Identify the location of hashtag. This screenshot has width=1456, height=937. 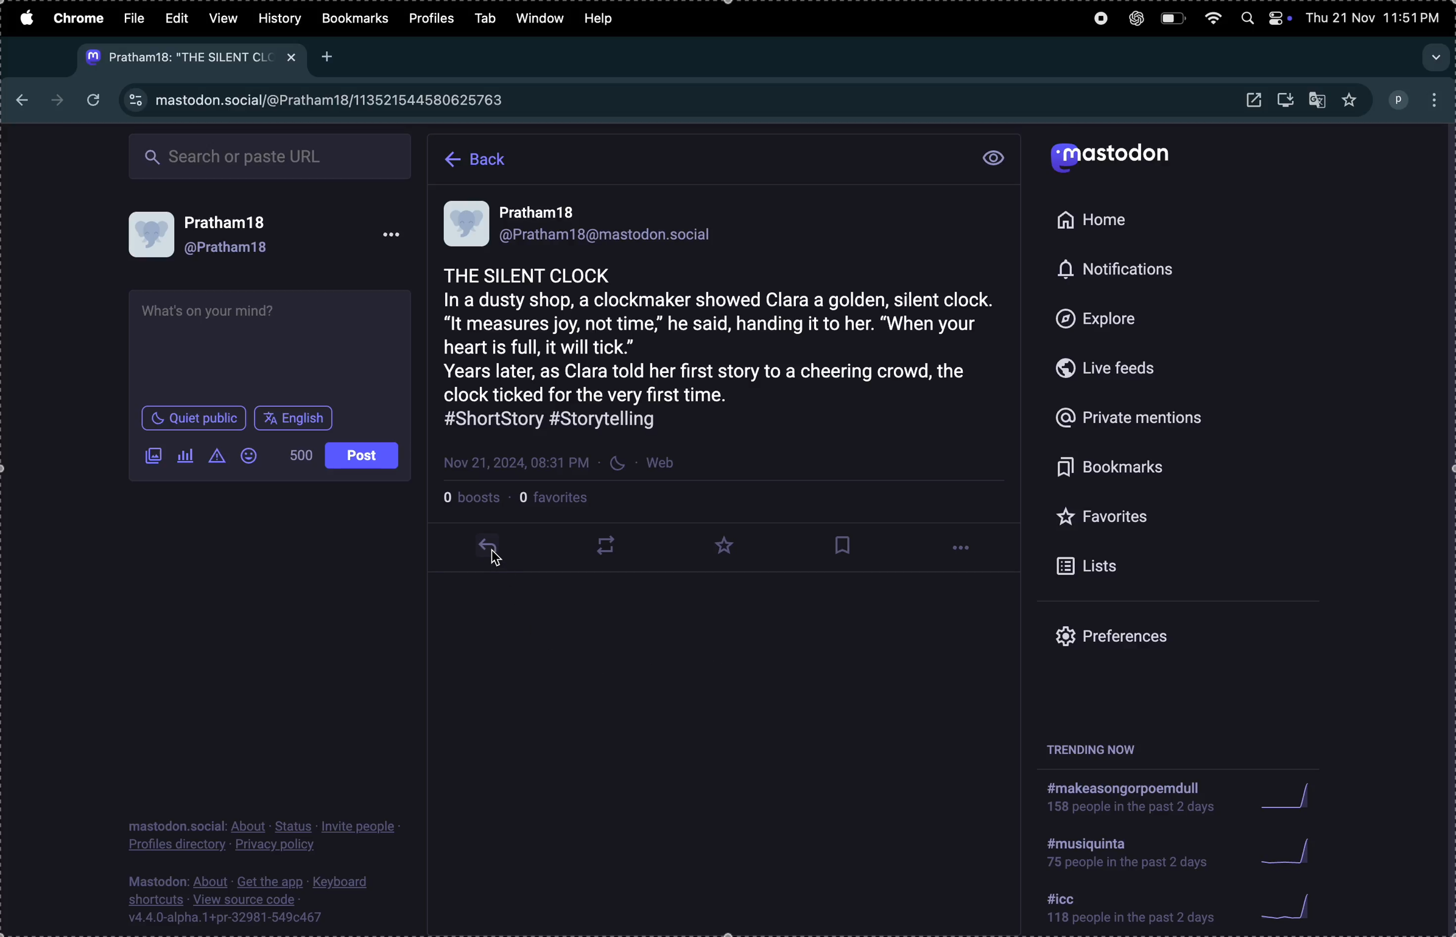
(1133, 851).